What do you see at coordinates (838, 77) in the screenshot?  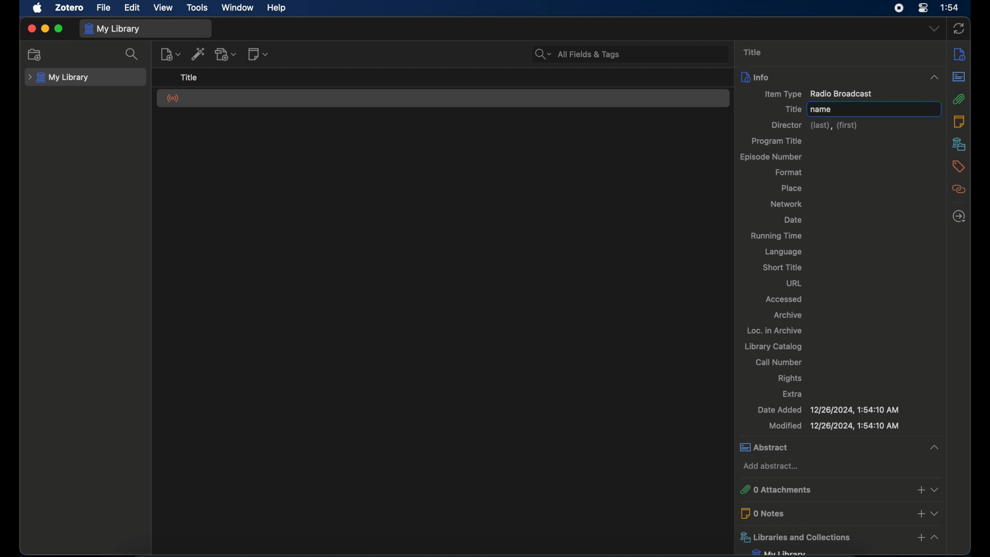 I see `info` at bounding box center [838, 77].